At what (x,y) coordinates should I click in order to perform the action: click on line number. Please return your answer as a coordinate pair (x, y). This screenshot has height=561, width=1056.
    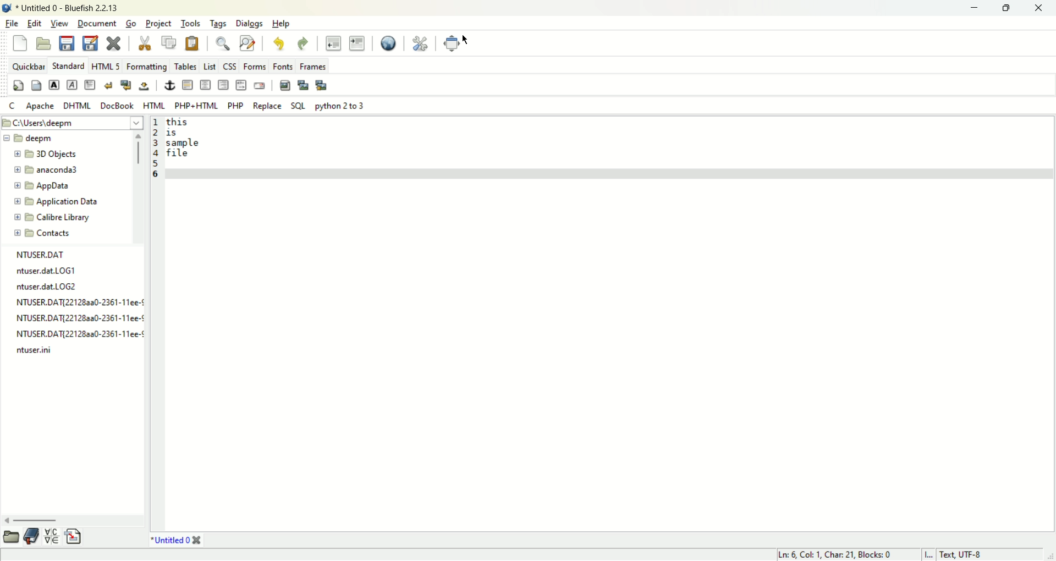
    Looking at the image, I should click on (156, 148).